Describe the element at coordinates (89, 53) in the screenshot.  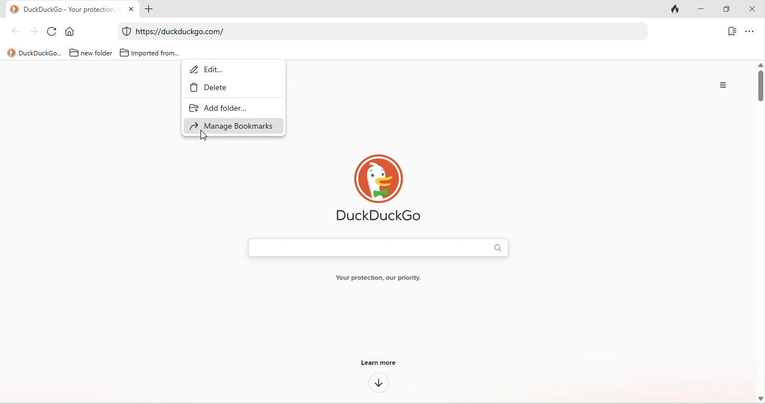
I see `new folder` at that location.